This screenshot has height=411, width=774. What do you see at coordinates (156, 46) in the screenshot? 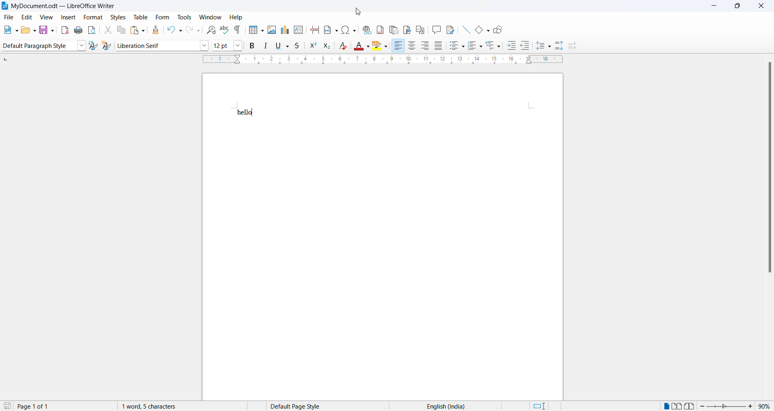
I see `Selected font` at bounding box center [156, 46].